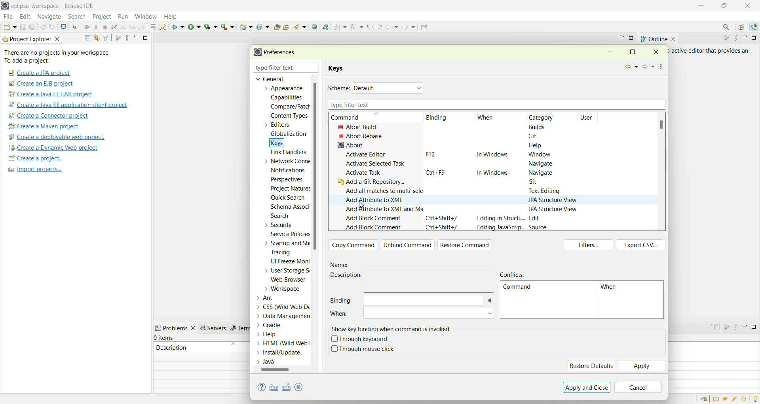 This screenshot has height=404, width=760. What do you see at coordinates (373, 227) in the screenshot?
I see `add block comment` at bounding box center [373, 227].